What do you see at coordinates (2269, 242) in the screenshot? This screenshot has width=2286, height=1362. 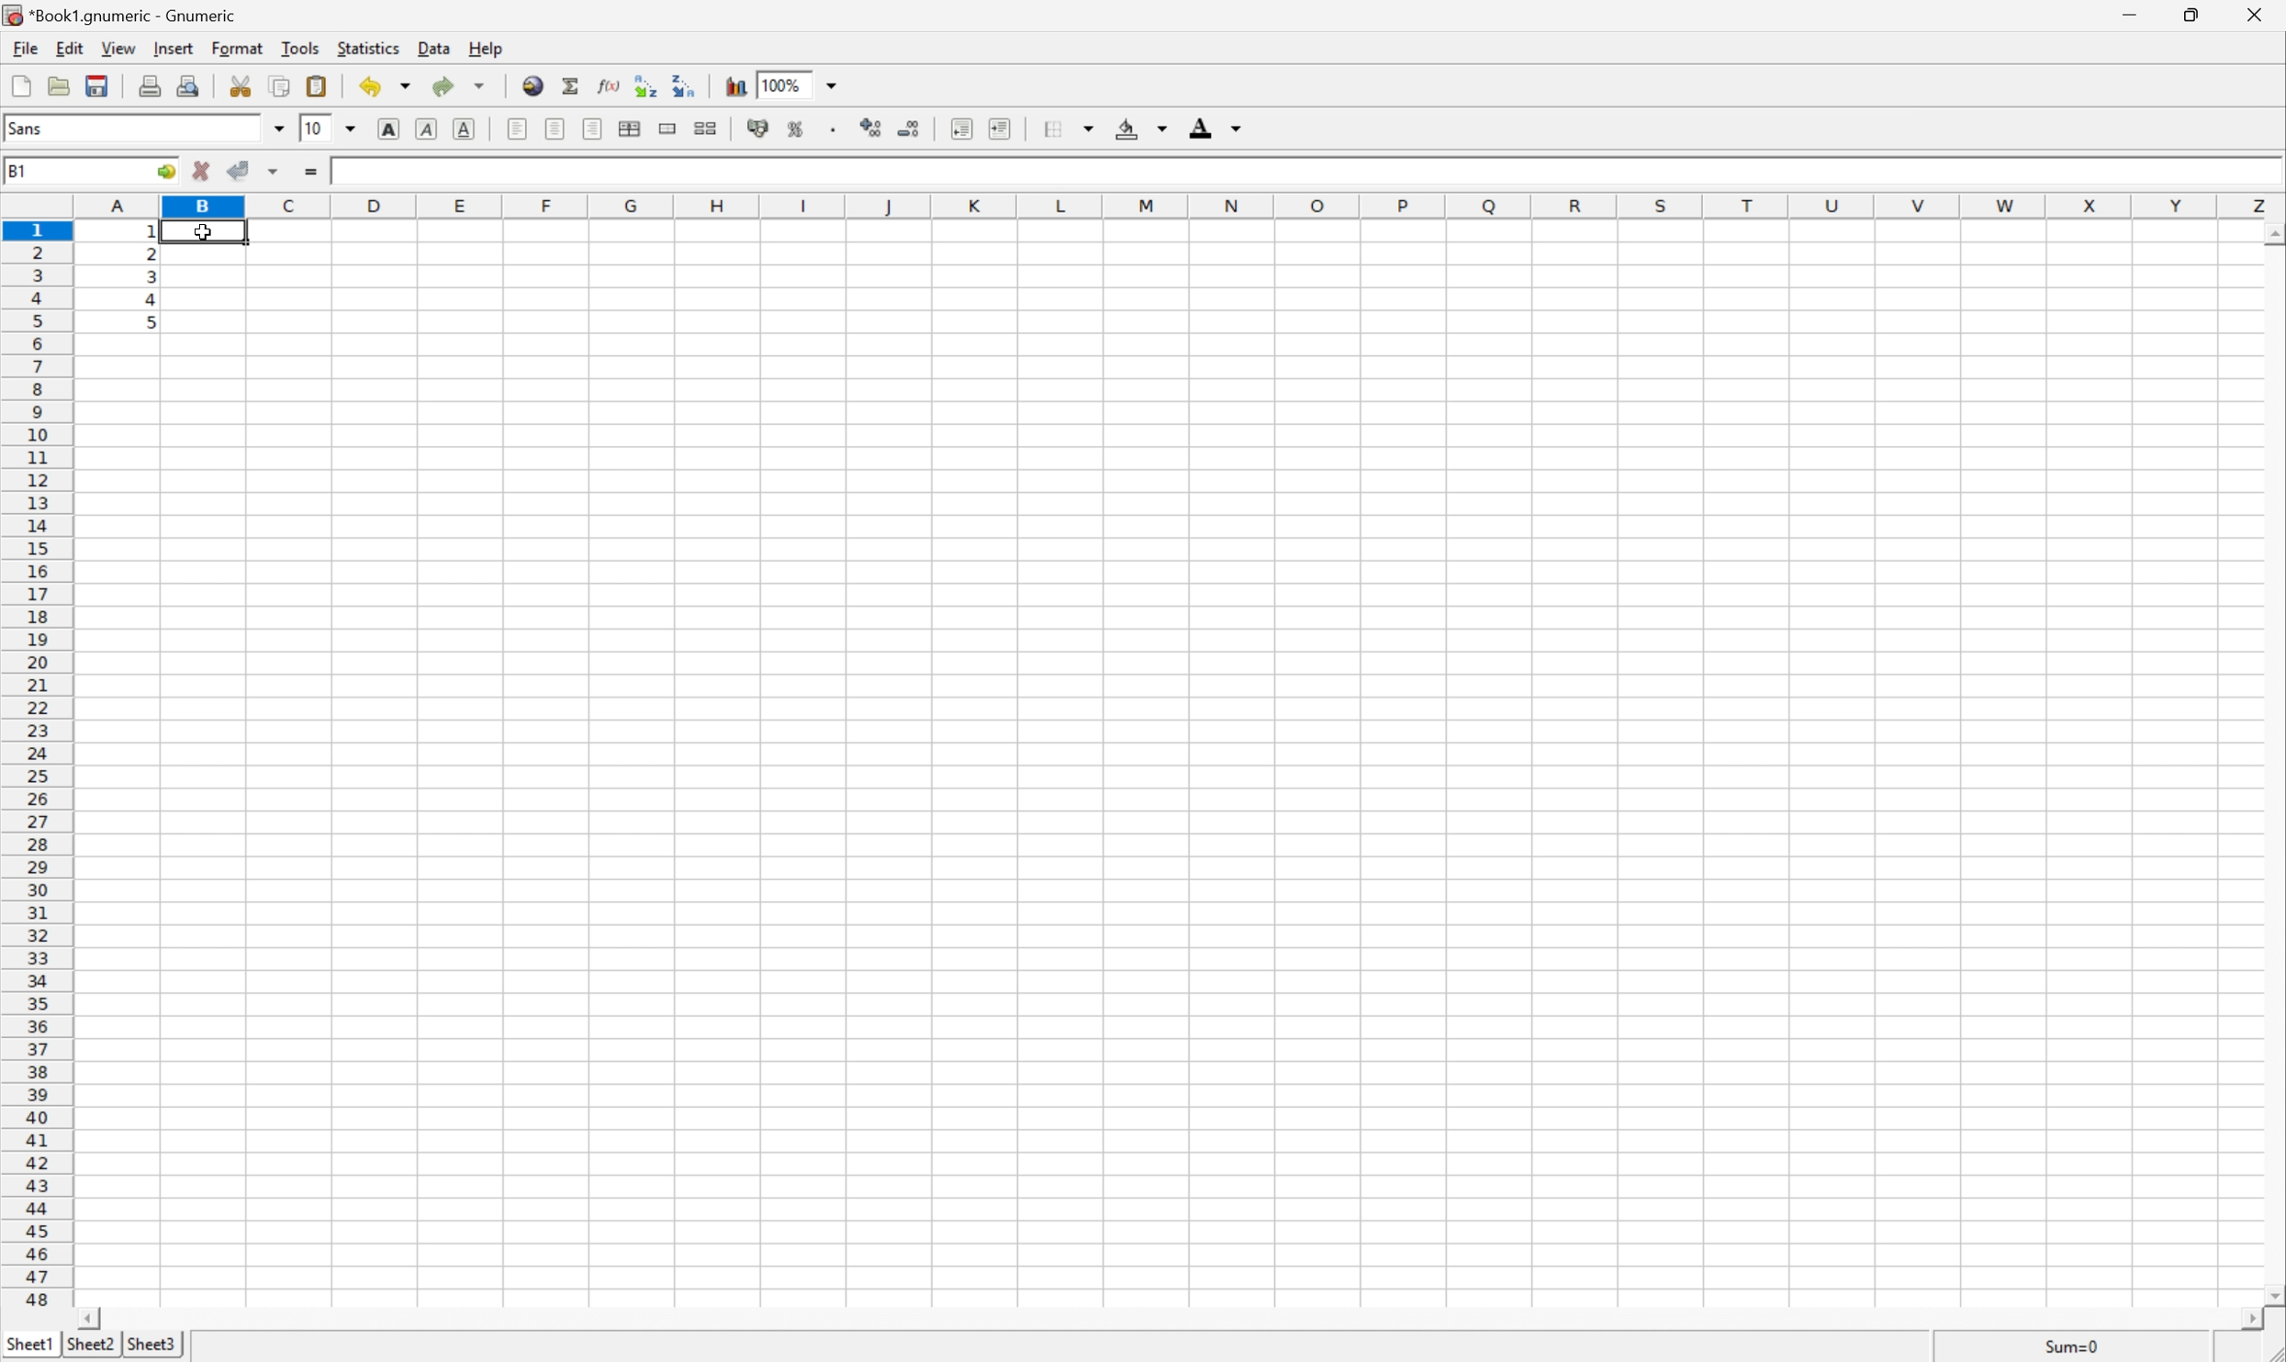 I see `` at bounding box center [2269, 242].